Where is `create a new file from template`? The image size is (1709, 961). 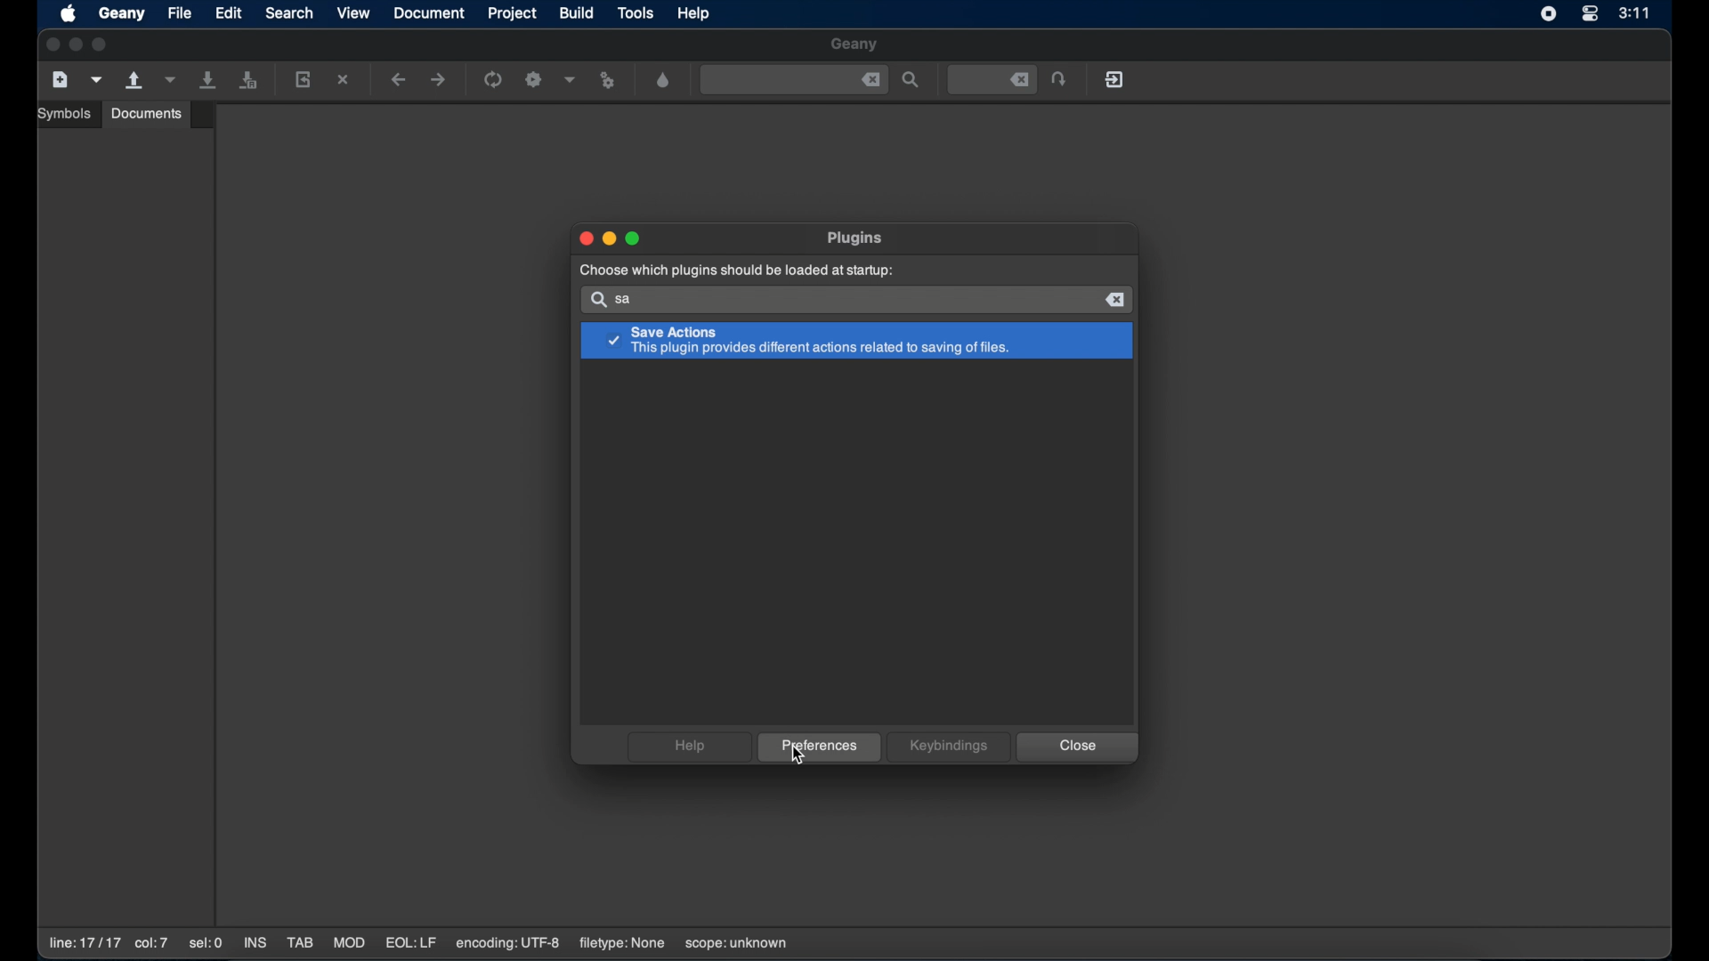
create a new file from template is located at coordinates (97, 80).